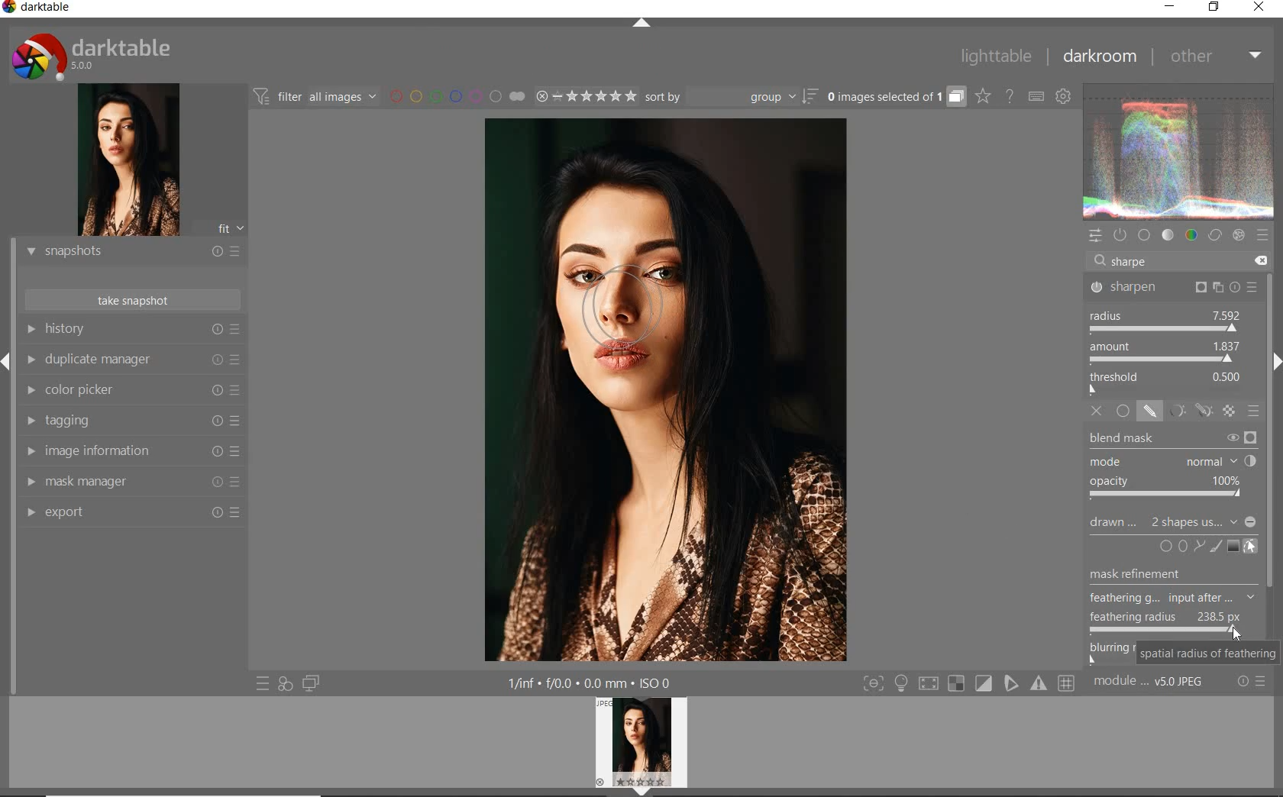 The image size is (1283, 797). I want to click on HISTORY, so click(132, 331).